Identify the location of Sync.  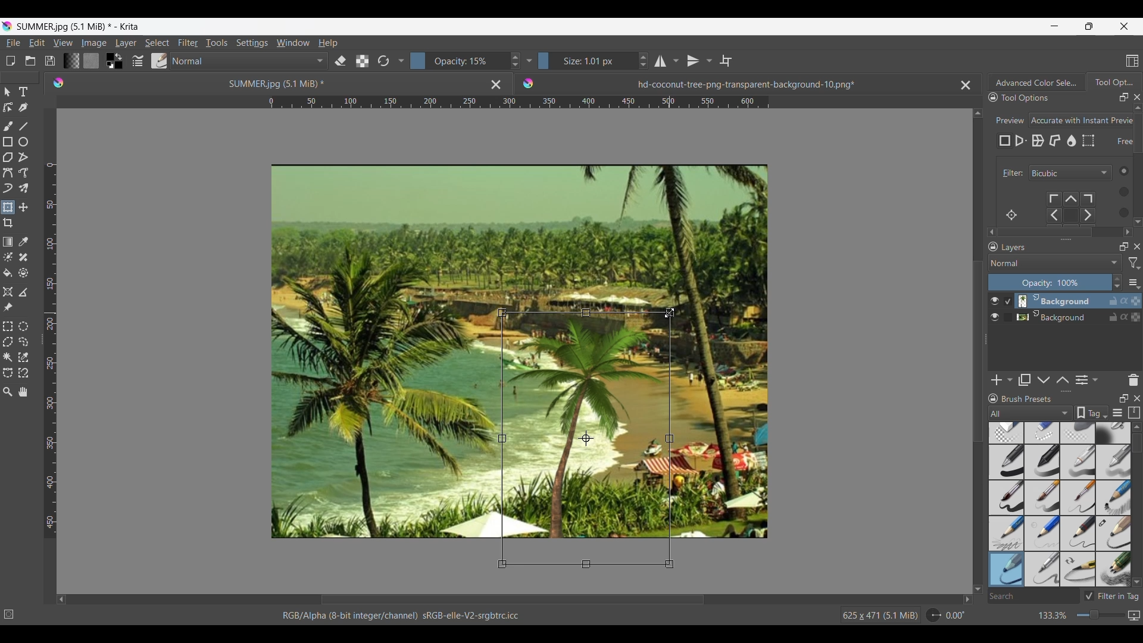
(1124, 314).